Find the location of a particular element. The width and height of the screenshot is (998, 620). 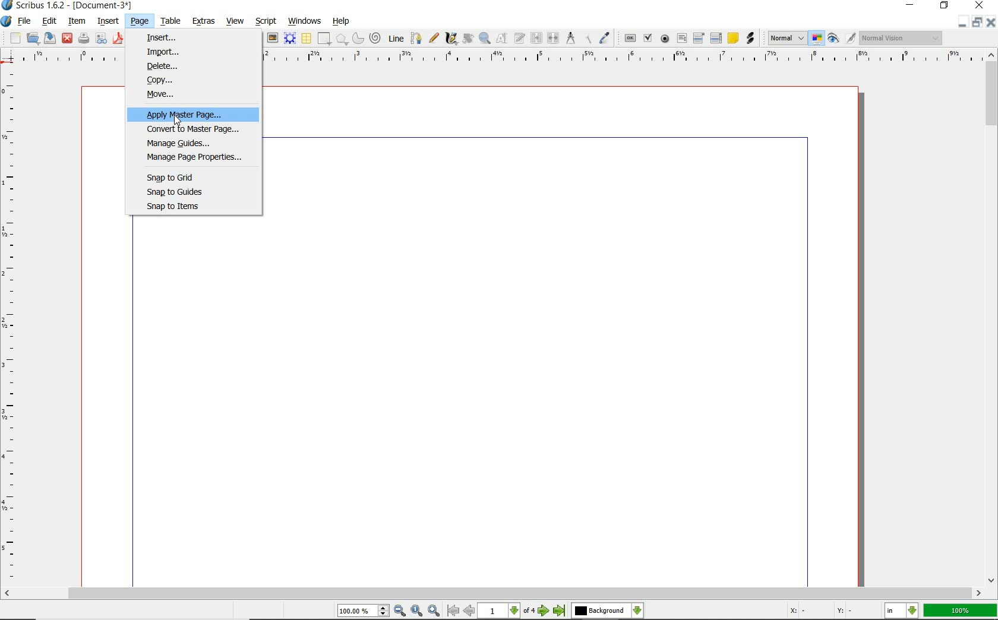

restore is located at coordinates (944, 7).